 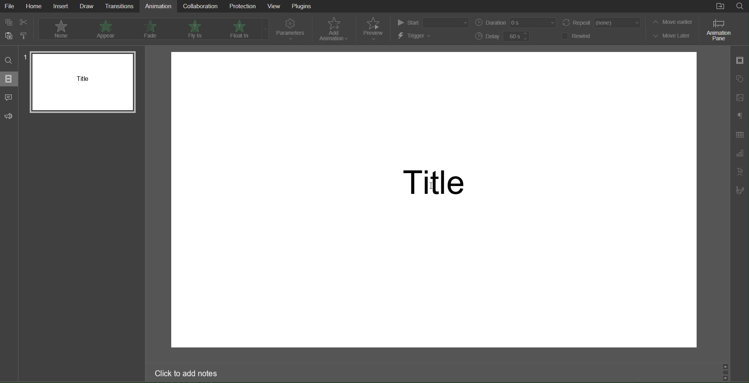 What do you see at coordinates (432, 184) in the screenshot?
I see `cursor` at bounding box center [432, 184].